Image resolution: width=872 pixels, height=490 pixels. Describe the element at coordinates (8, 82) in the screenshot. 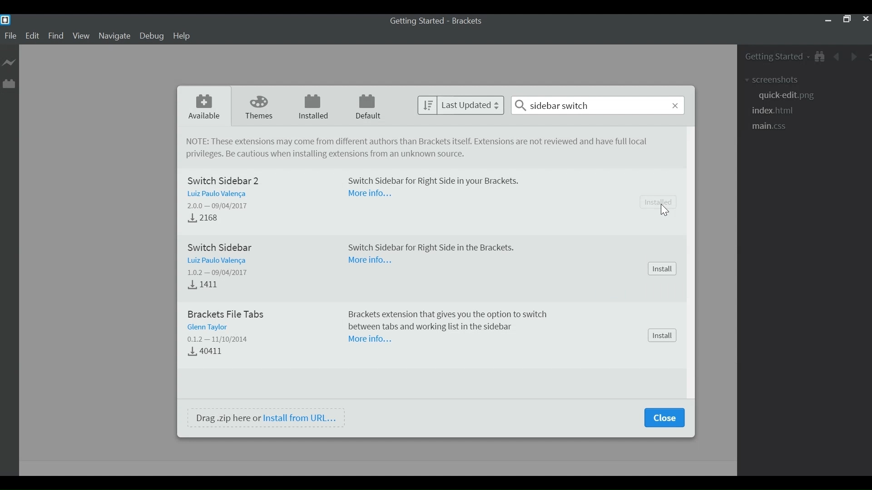

I see `Manage Extensions` at that location.